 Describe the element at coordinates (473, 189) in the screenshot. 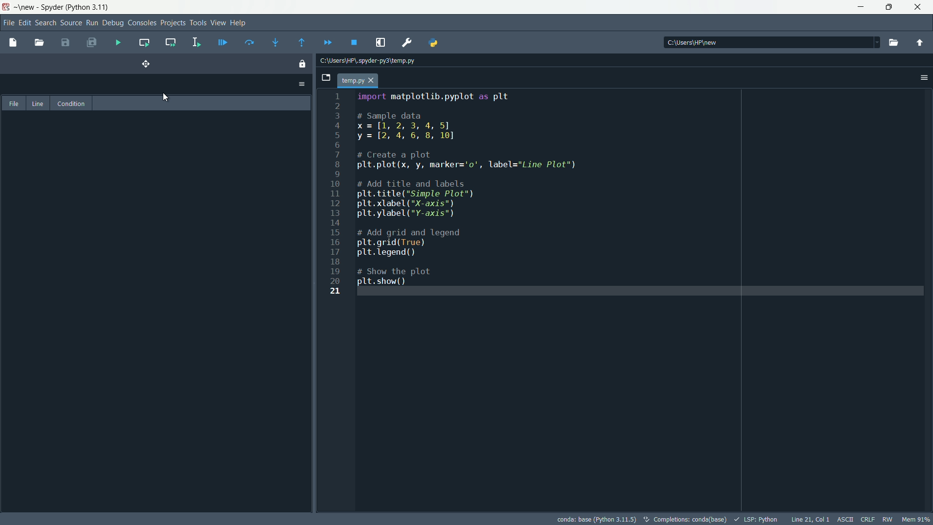

I see `import matplotlib.pyplot as plt
# Sample data

x=1[1, 2, 3, 4, 5]

y = [2, 4, 6, 8, 10]

# Create a plot

plt.plot(x, y, marker='o0', label="Line Plot")
# Add title and labels
plt.title("Simple Plot")
plt.xlabel ("X-axis")

plt.ylabel ("Y-axis")

# Add grid and legend
plt.grid(True)

plt.legend()

# Show the plot

plt.show()` at that location.